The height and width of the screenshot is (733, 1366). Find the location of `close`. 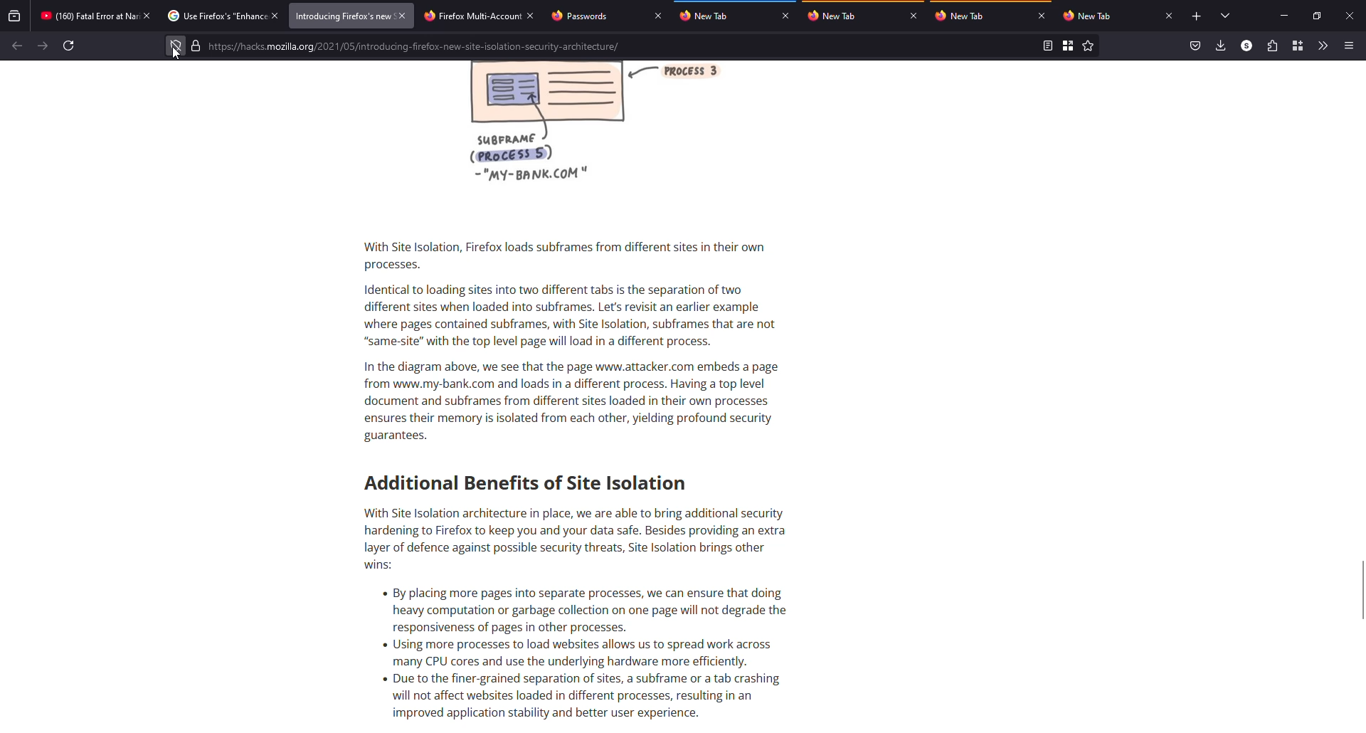

close is located at coordinates (1170, 16).